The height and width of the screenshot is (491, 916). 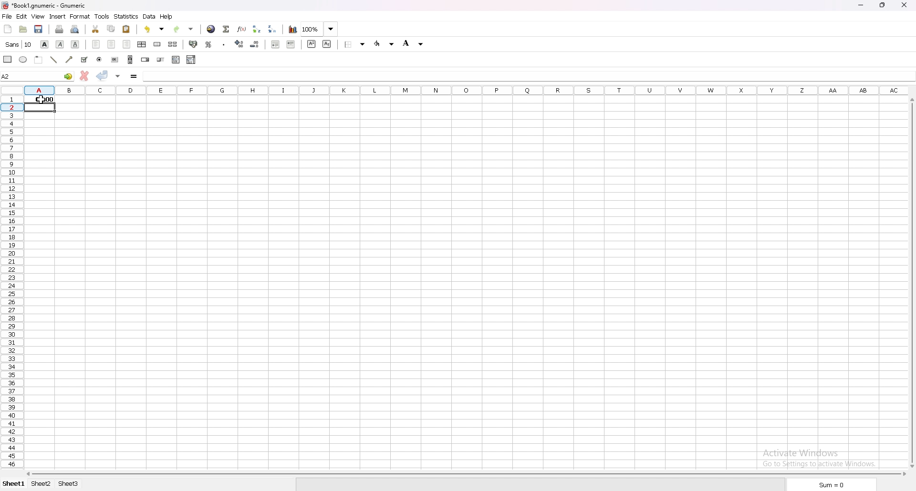 What do you see at coordinates (96, 29) in the screenshot?
I see `cut` at bounding box center [96, 29].